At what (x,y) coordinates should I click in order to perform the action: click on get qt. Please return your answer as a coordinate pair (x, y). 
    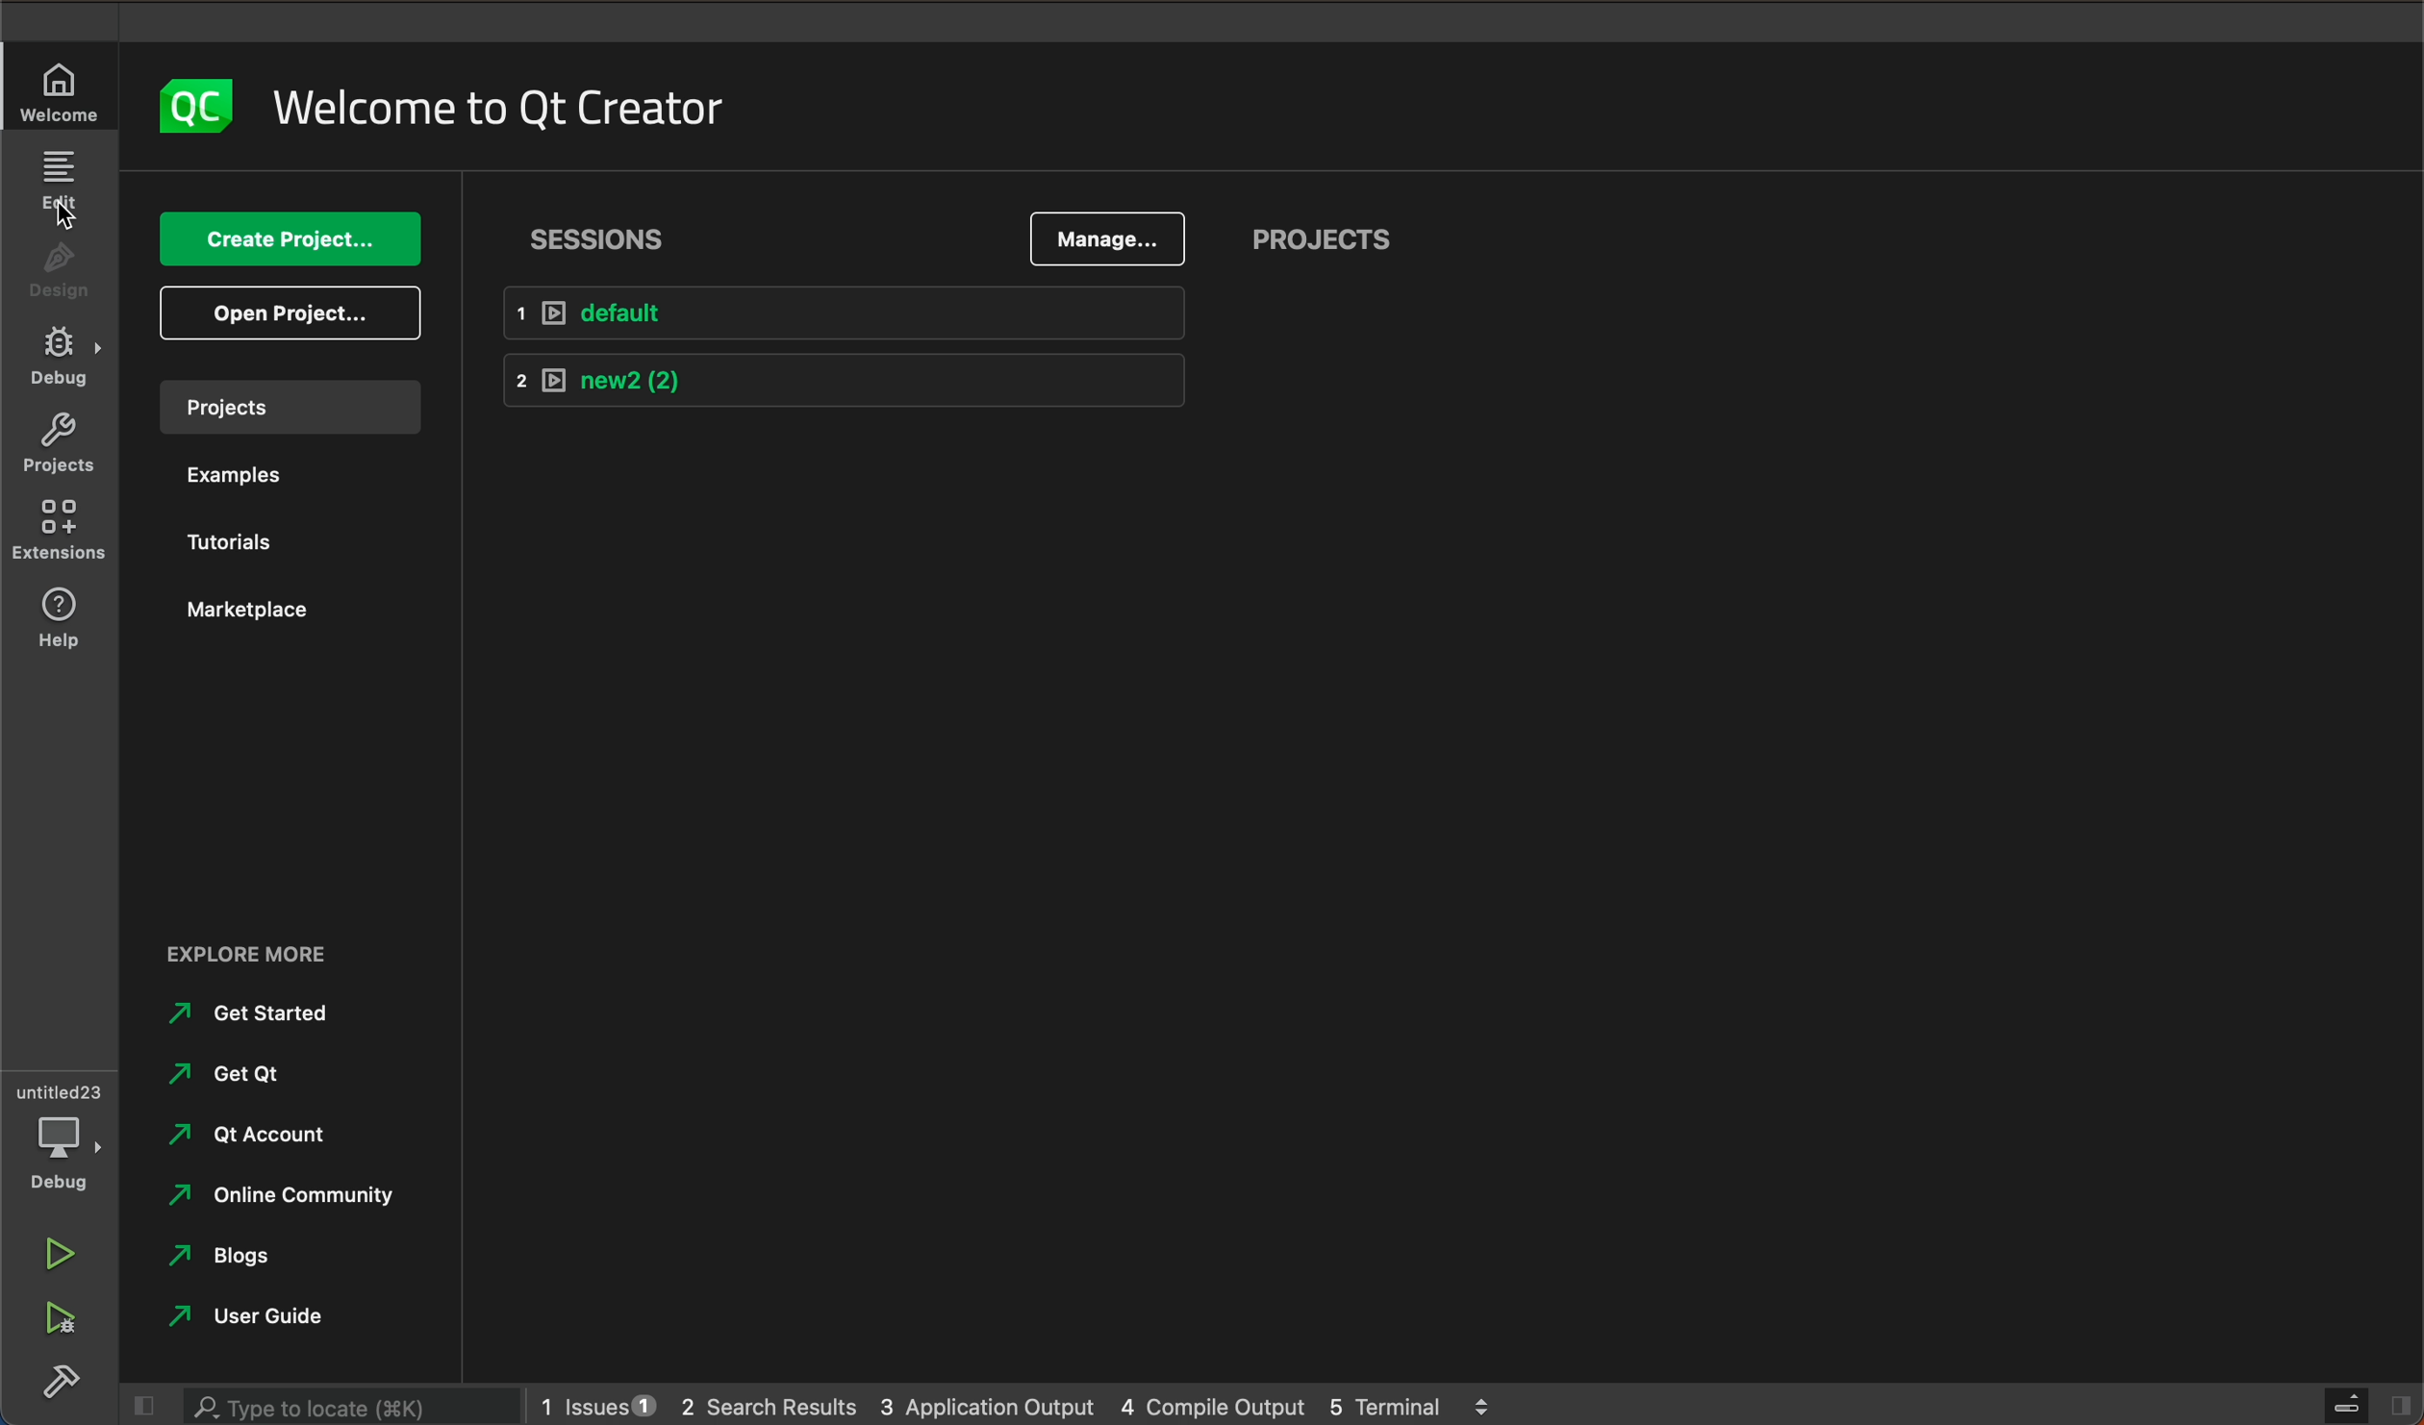
    Looking at the image, I should click on (223, 1076).